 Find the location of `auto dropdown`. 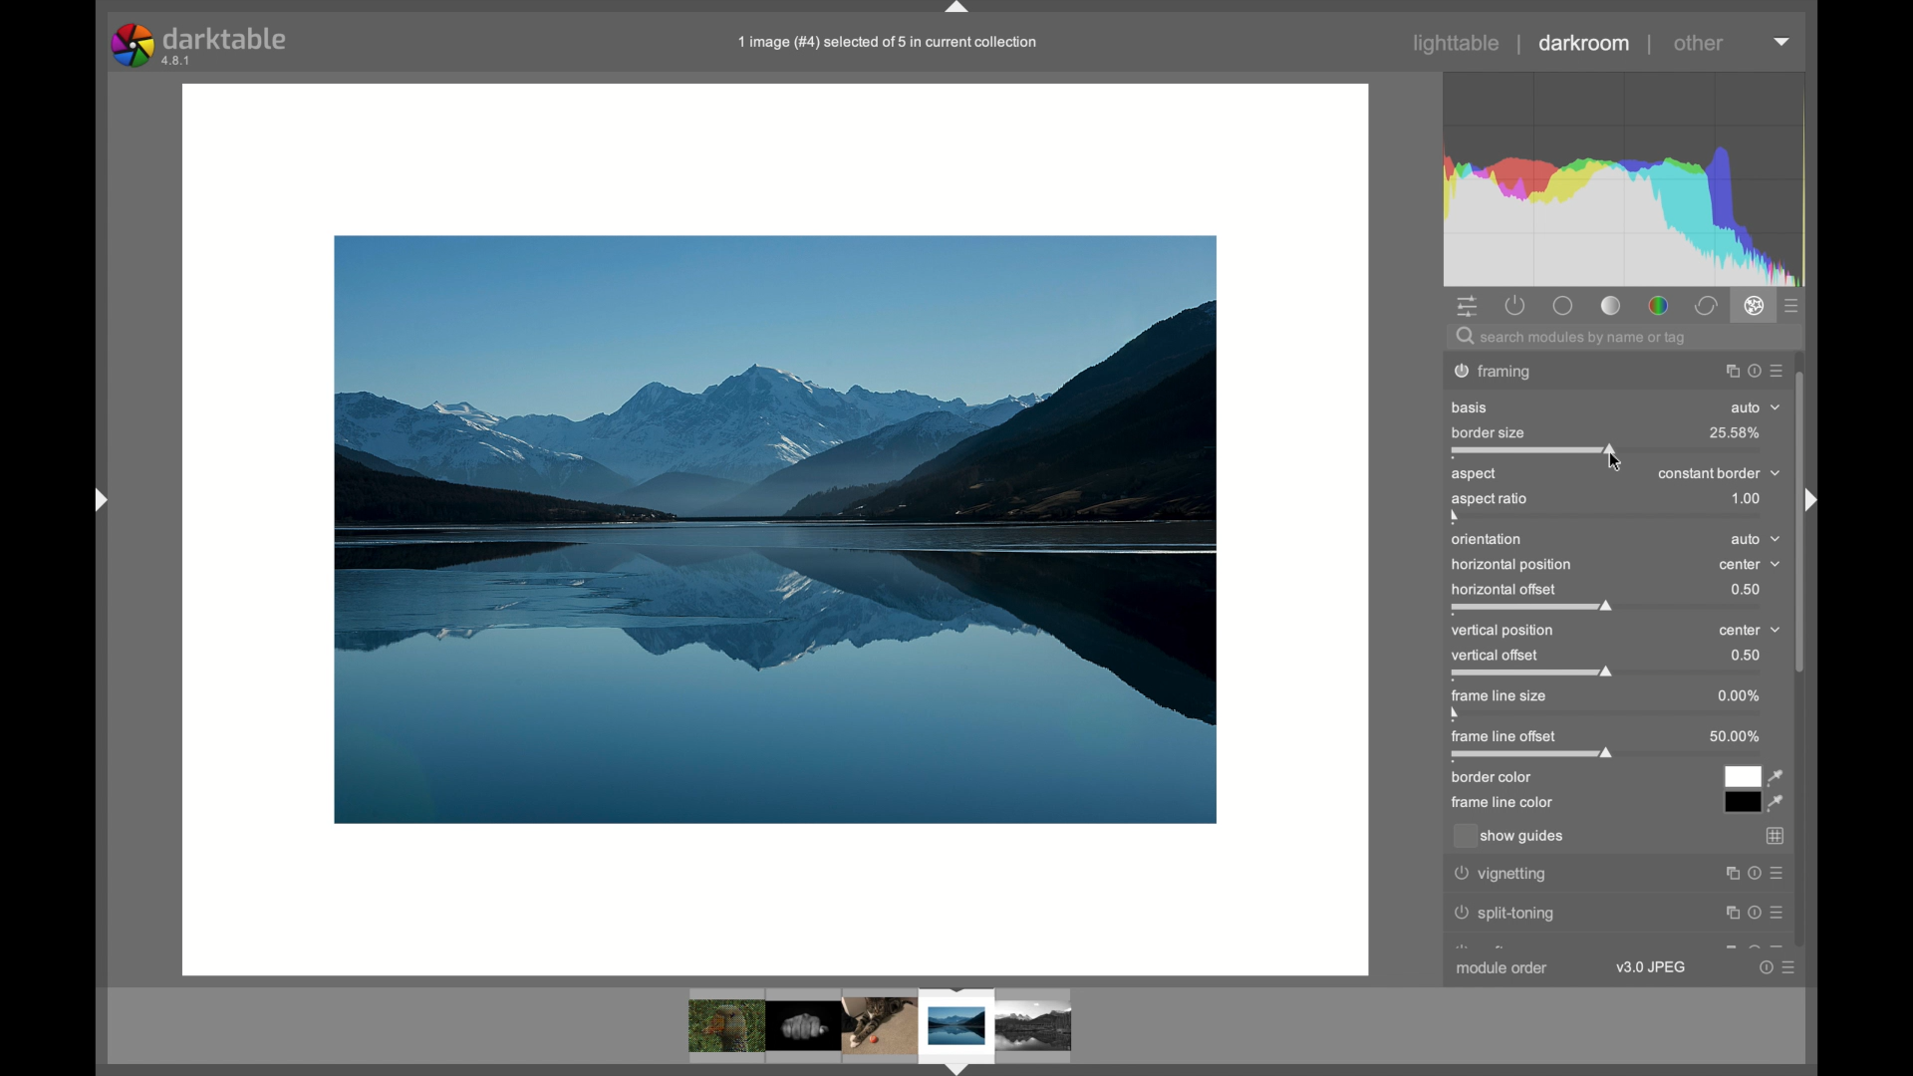

auto dropdown is located at coordinates (1756, 540).